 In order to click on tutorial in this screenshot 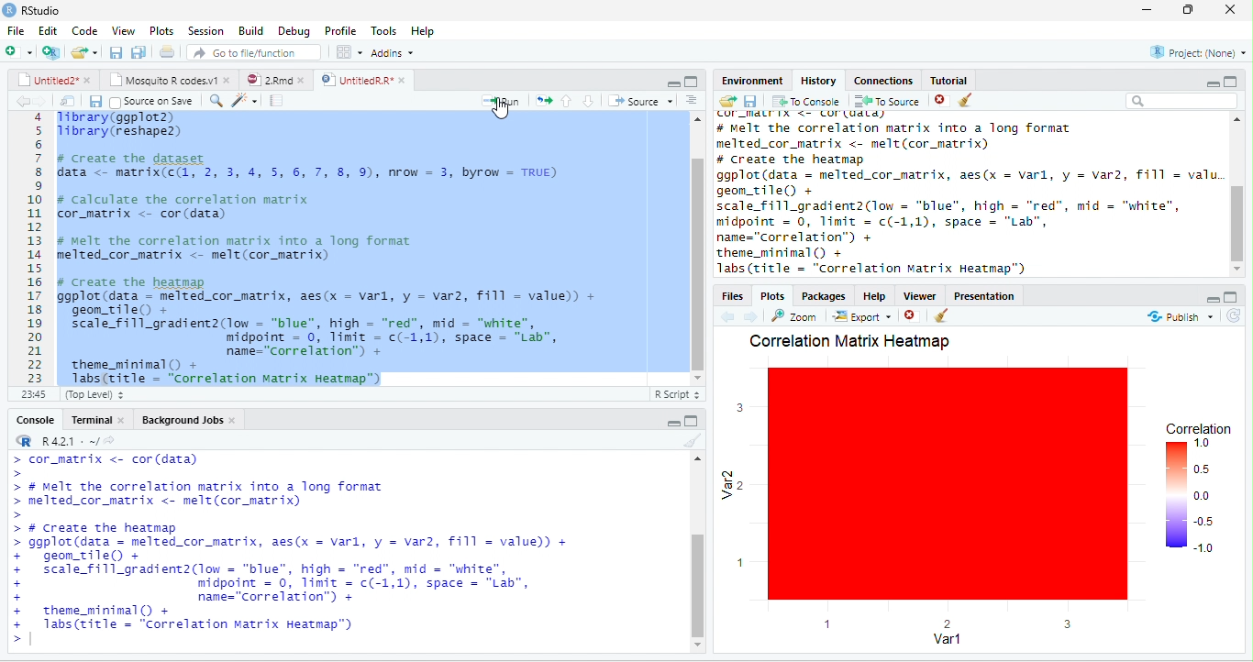, I will do `click(974, 79)`.